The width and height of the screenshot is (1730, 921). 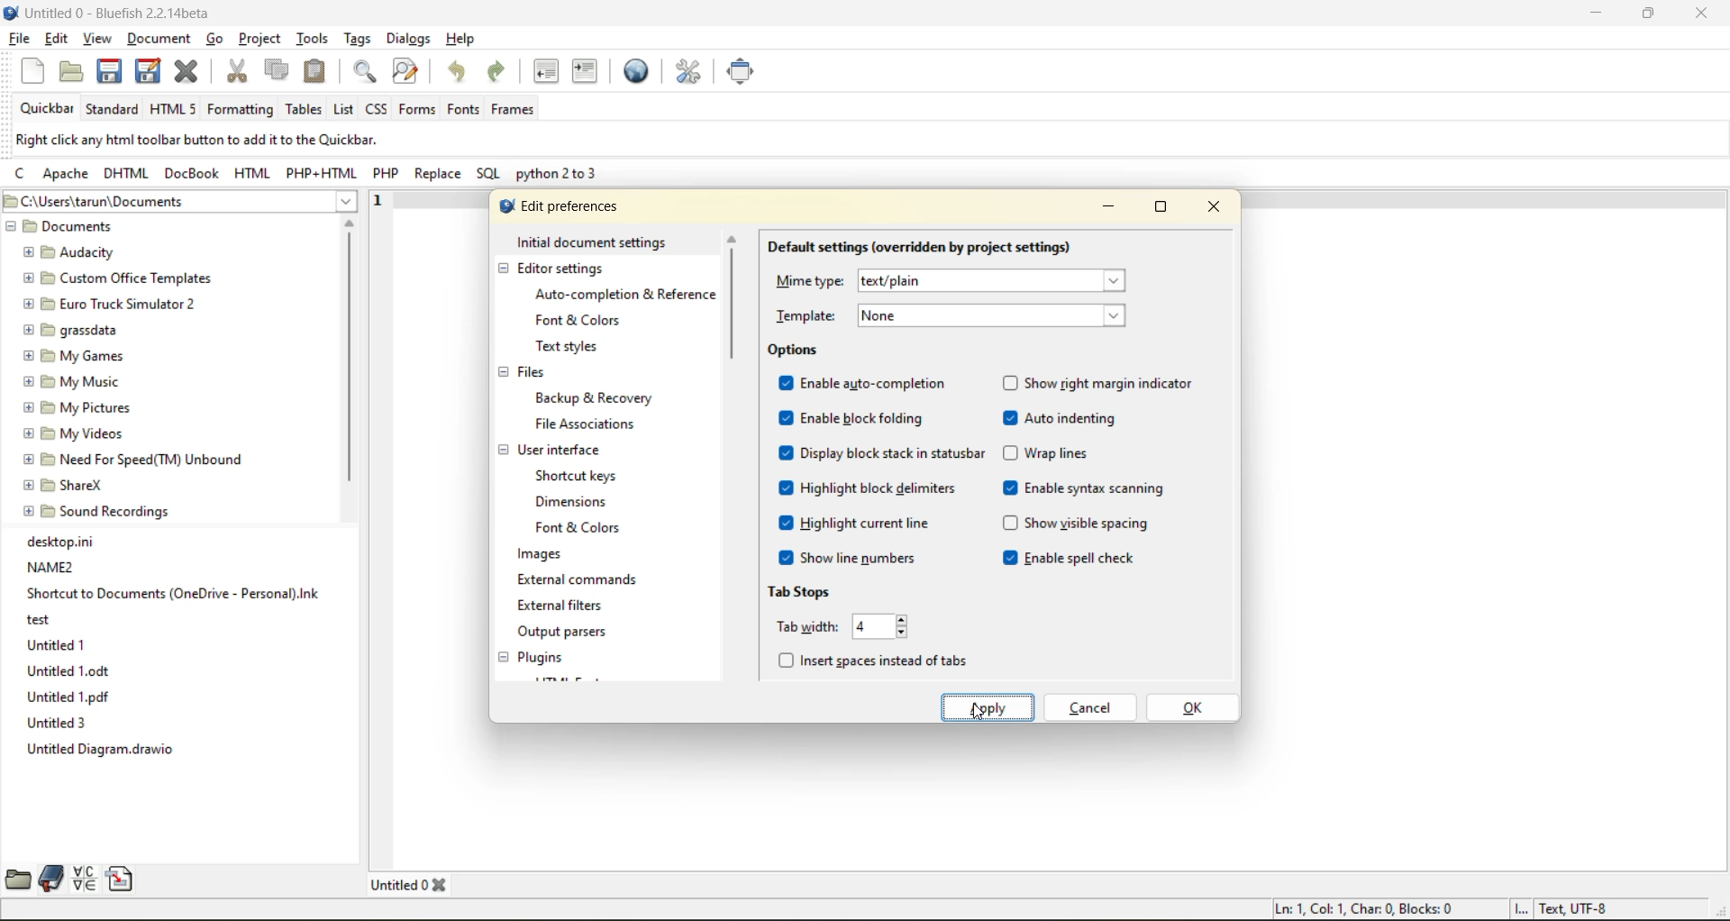 What do you see at coordinates (221, 41) in the screenshot?
I see `go` at bounding box center [221, 41].